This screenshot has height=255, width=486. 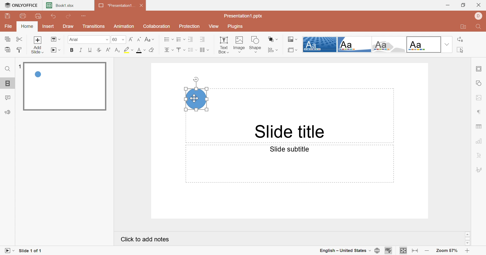 What do you see at coordinates (479, 111) in the screenshot?
I see `Paragrah settings` at bounding box center [479, 111].